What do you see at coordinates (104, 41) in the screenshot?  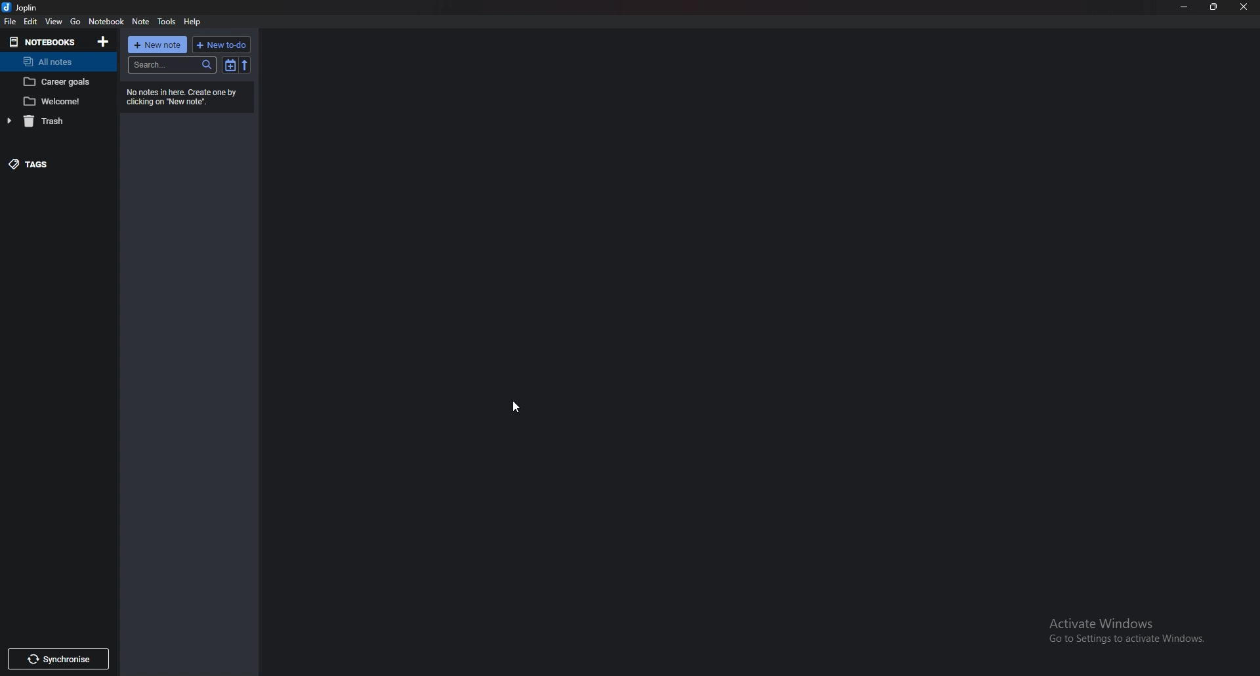 I see `add notebook` at bounding box center [104, 41].